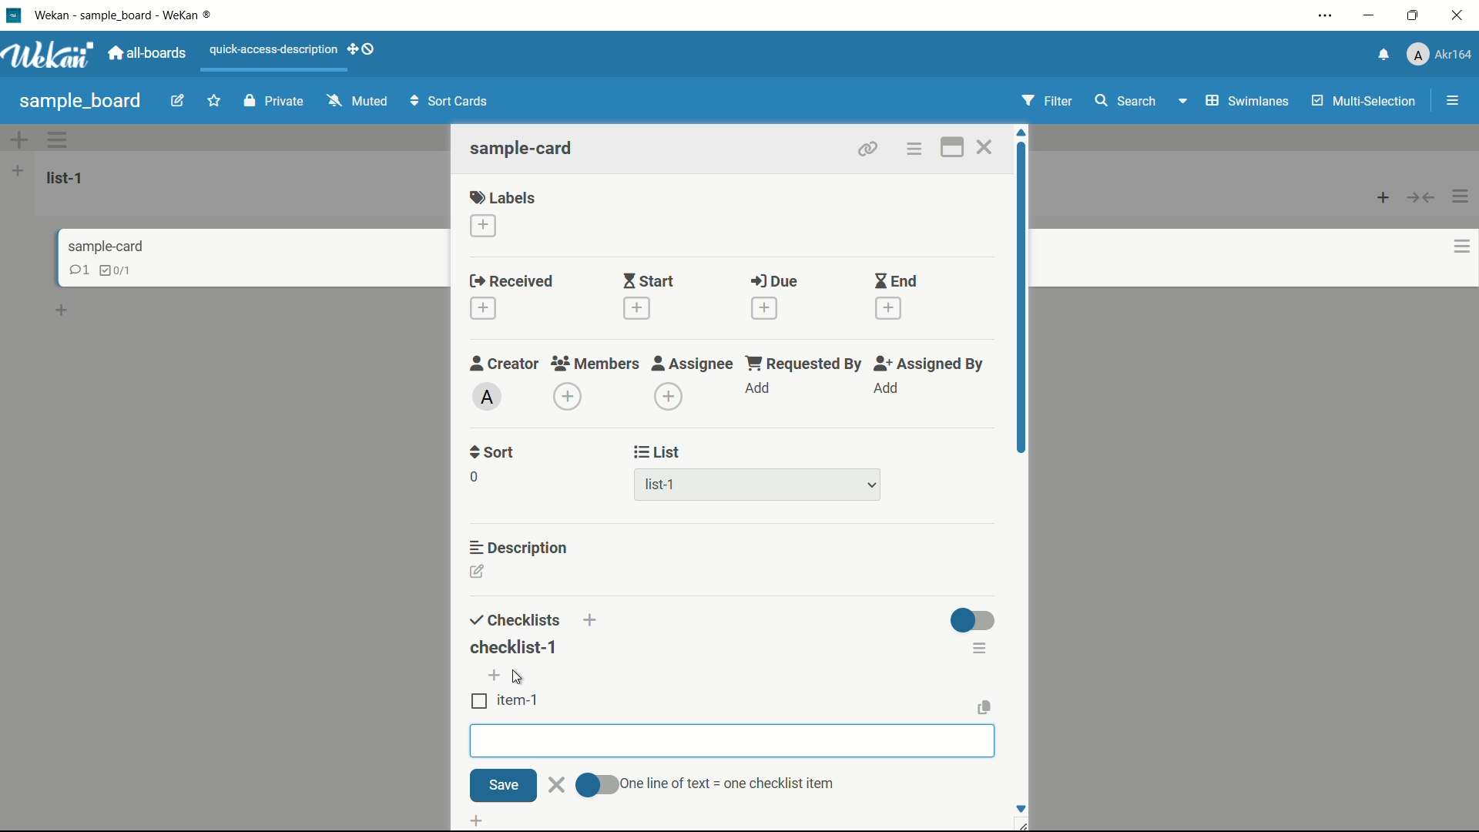  What do you see at coordinates (1021, 808) in the screenshot?
I see `Scroll down` at bounding box center [1021, 808].